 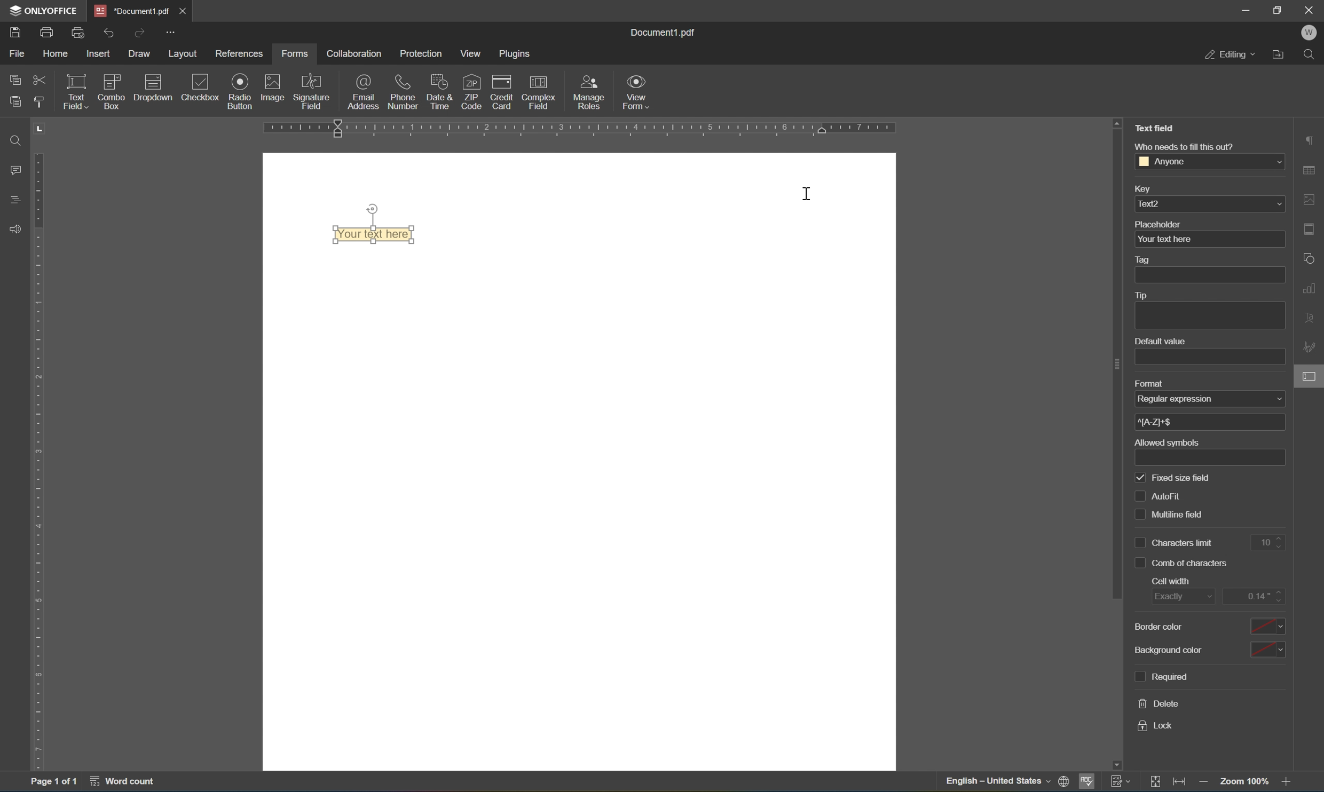 What do you see at coordinates (1155, 422) in the screenshot?
I see `^[A-Z]+$` at bounding box center [1155, 422].